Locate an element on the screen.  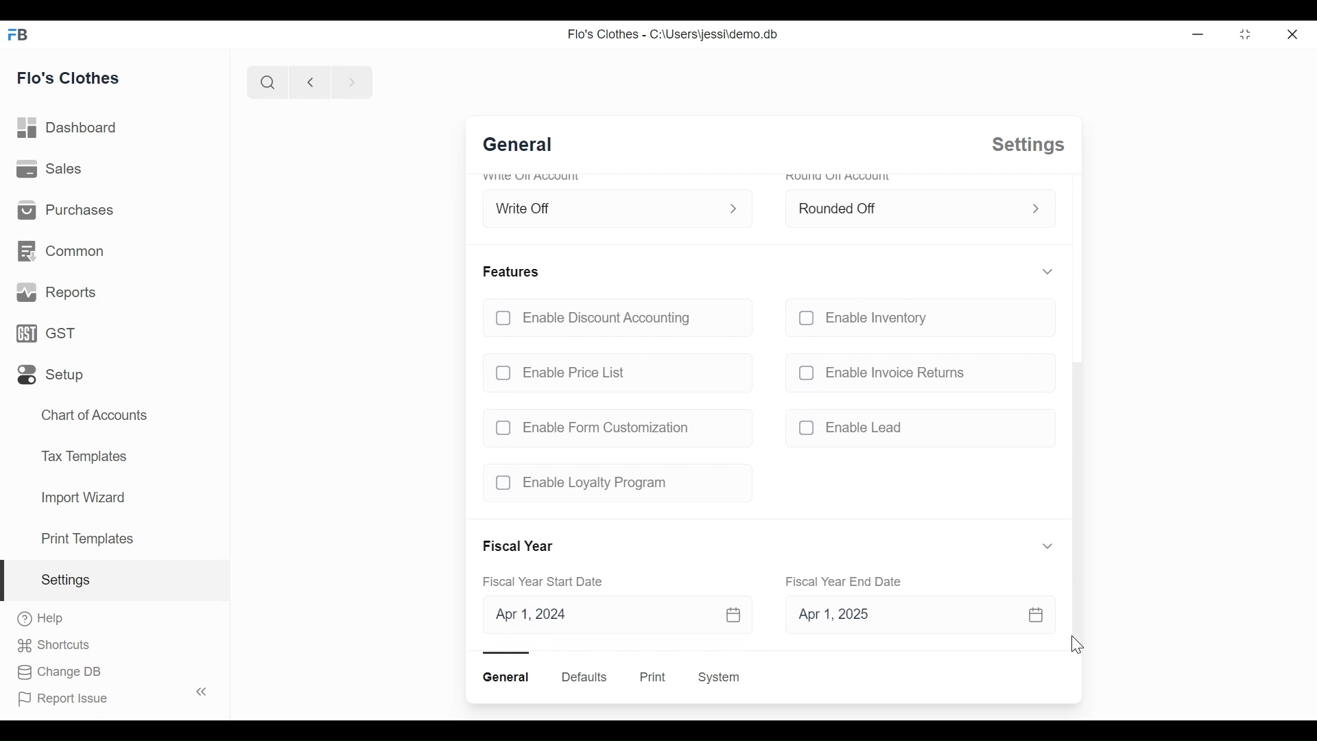
unchecked Enable Inventory is located at coordinates (915, 320).